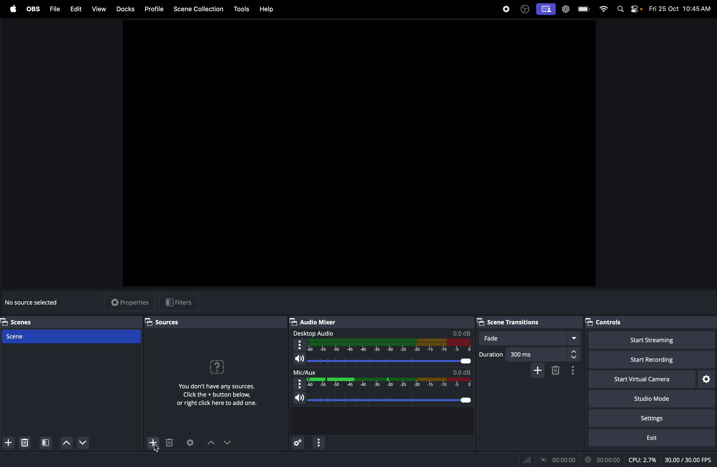 This screenshot has width=717, height=467. I want to click on desktop audio, so click(315, 333).